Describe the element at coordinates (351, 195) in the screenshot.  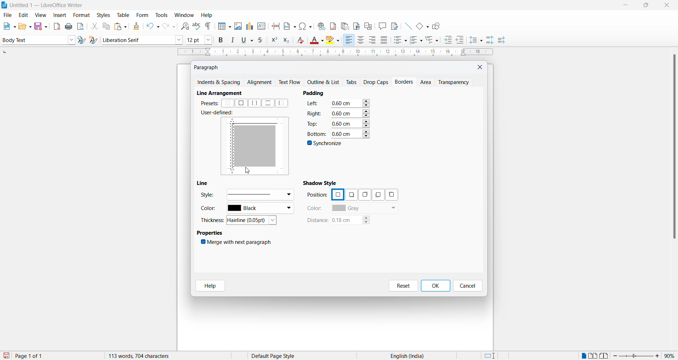
I see `position options` at that location.